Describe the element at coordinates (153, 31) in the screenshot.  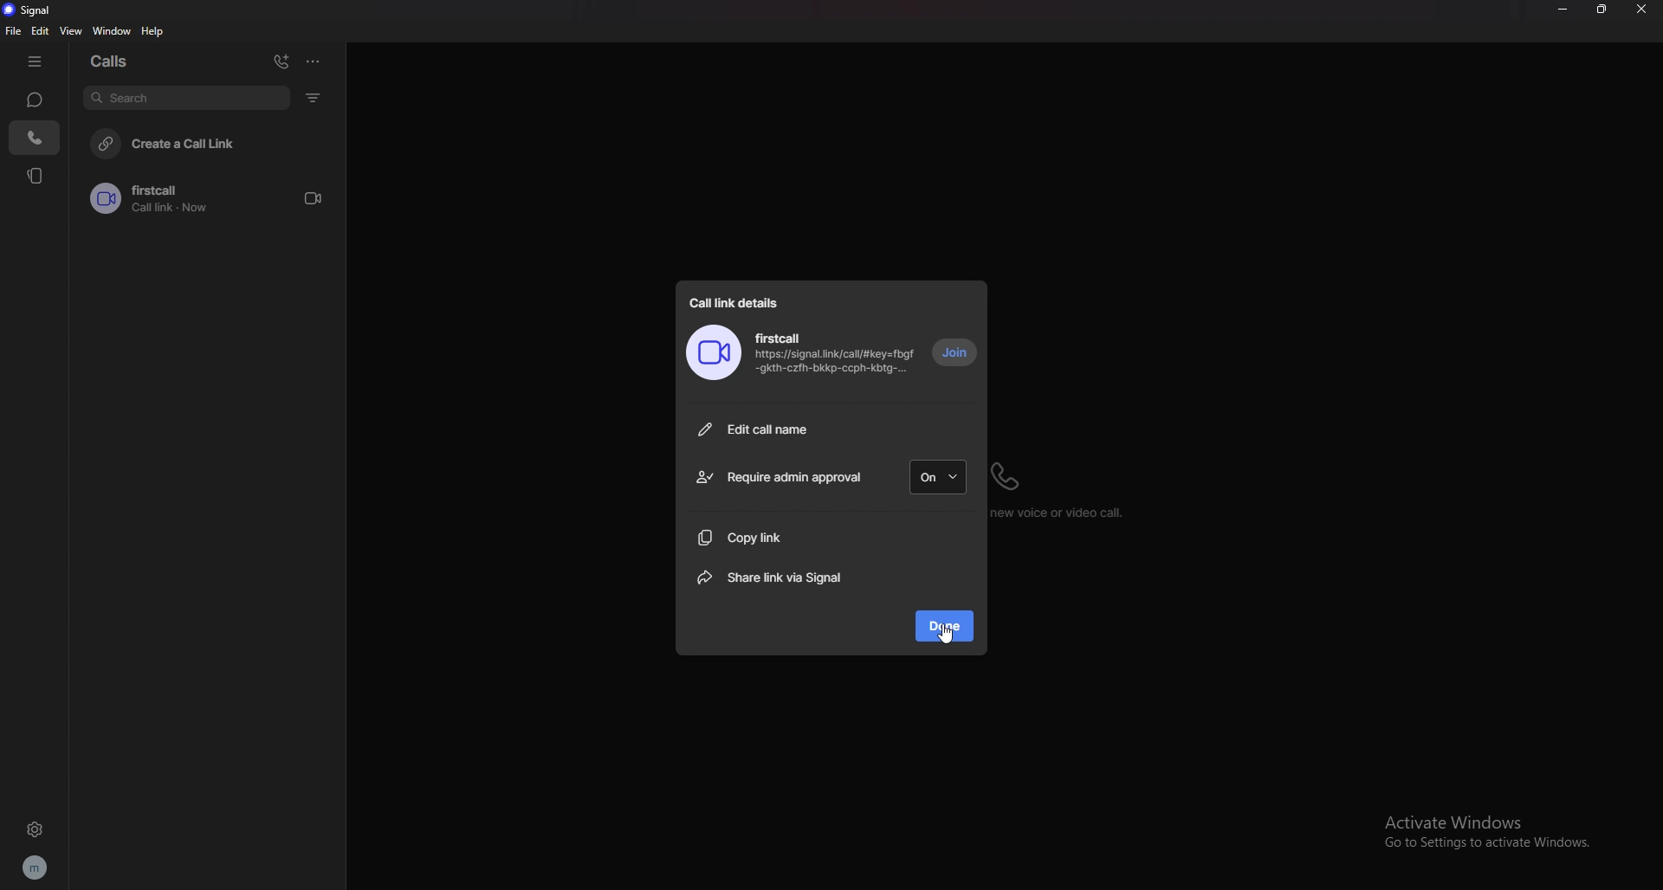
I see `help` at that location.